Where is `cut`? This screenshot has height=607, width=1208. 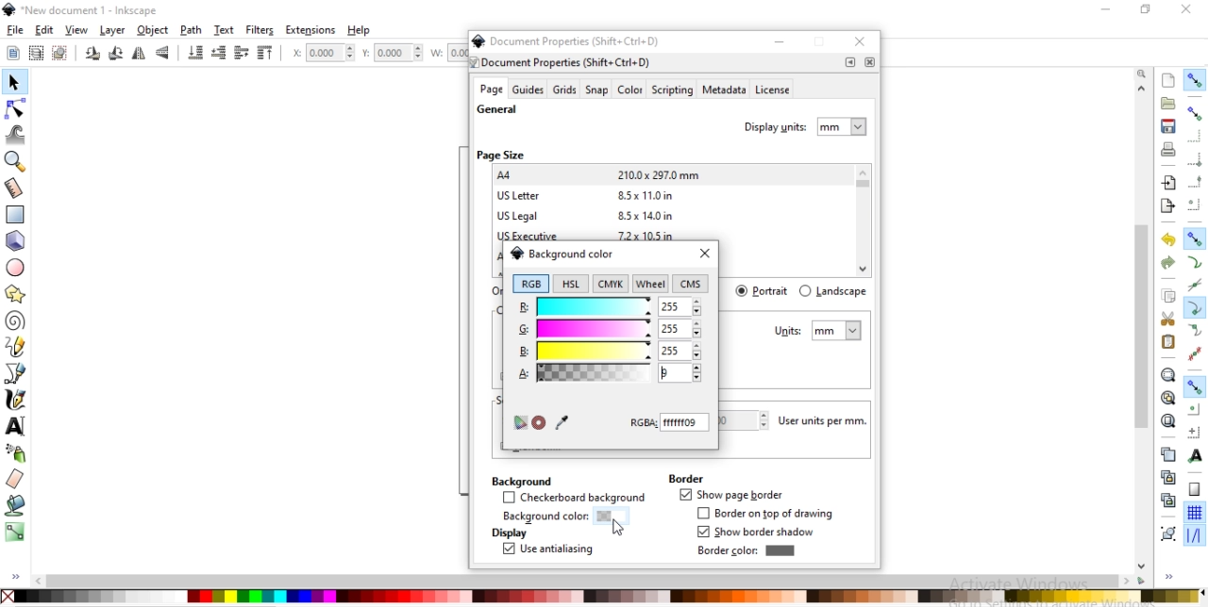
cut is located at coordinates (1168, 318).